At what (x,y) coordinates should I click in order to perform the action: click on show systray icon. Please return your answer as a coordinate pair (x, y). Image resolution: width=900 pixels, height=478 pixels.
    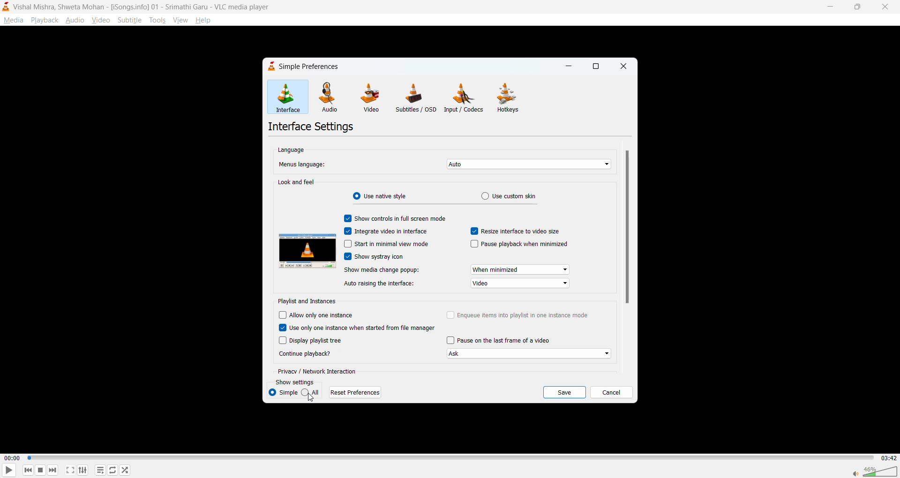
    Looking at the image, I should click on (375, 255).